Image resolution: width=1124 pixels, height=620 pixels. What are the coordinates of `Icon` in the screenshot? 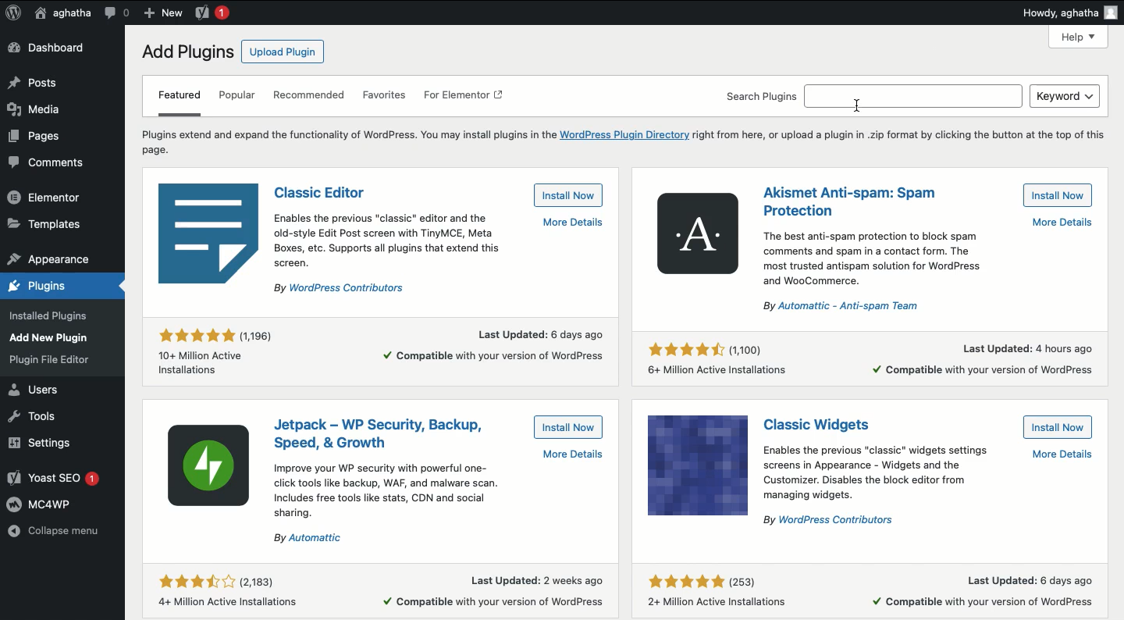 It's located at (210, 233).